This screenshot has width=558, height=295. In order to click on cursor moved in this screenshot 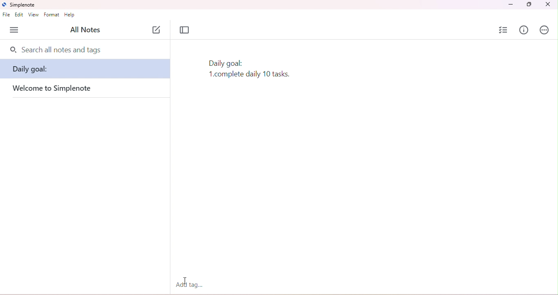, I will do `click(186, 281)`.